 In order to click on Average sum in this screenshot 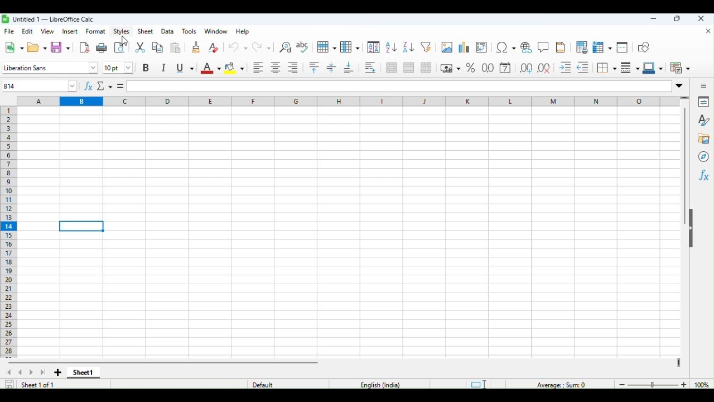, I will do `click(554, 384)`.